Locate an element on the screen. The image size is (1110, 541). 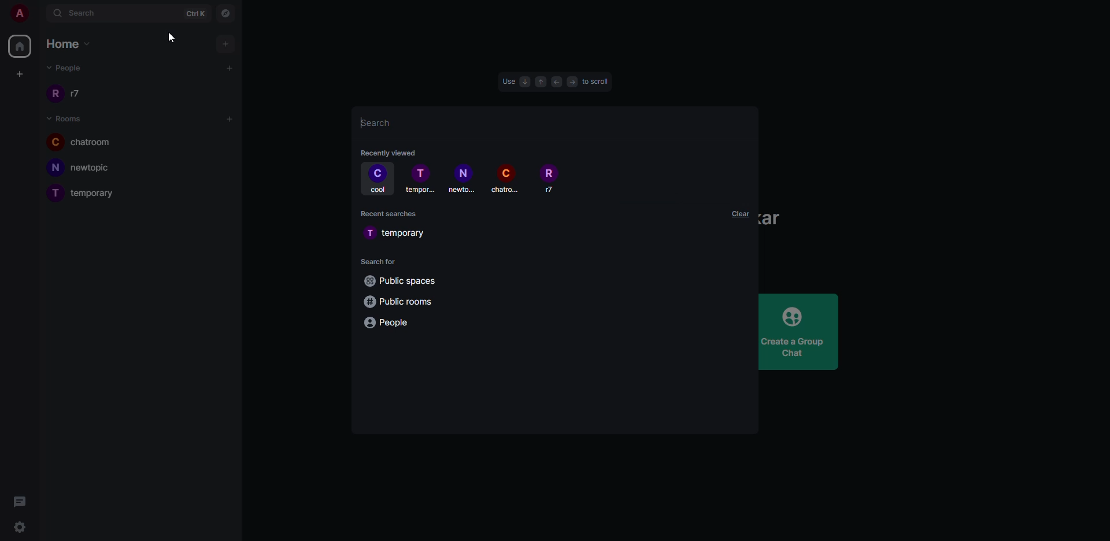
account is located at coordinates (18, 14).